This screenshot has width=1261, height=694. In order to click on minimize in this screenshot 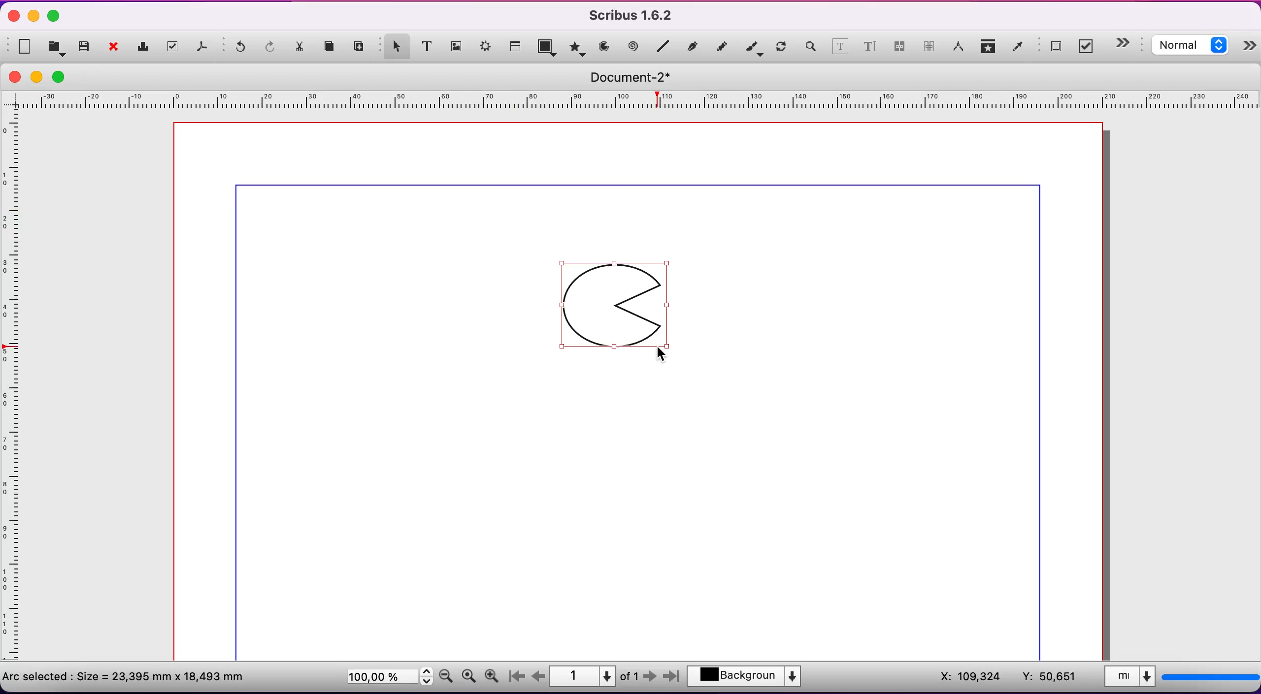, I will do `click(39, 77)`.